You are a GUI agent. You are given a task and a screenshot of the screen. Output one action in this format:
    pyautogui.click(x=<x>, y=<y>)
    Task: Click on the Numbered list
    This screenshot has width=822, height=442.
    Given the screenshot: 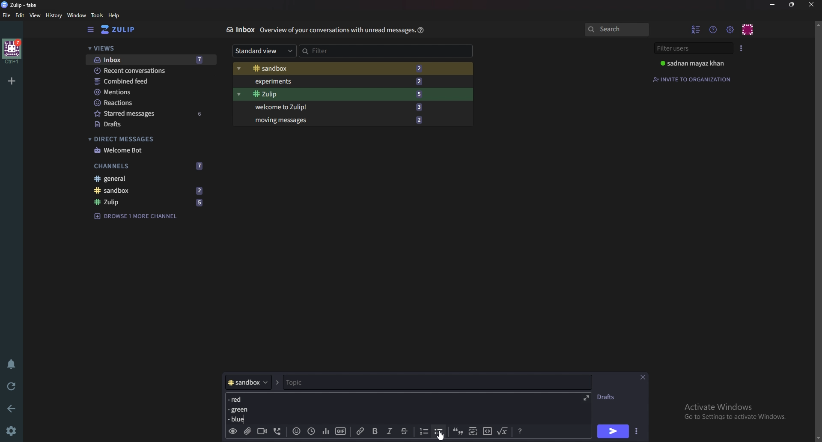 What is the action you would take?
    pyautogui.click(x=423, y=431)
    